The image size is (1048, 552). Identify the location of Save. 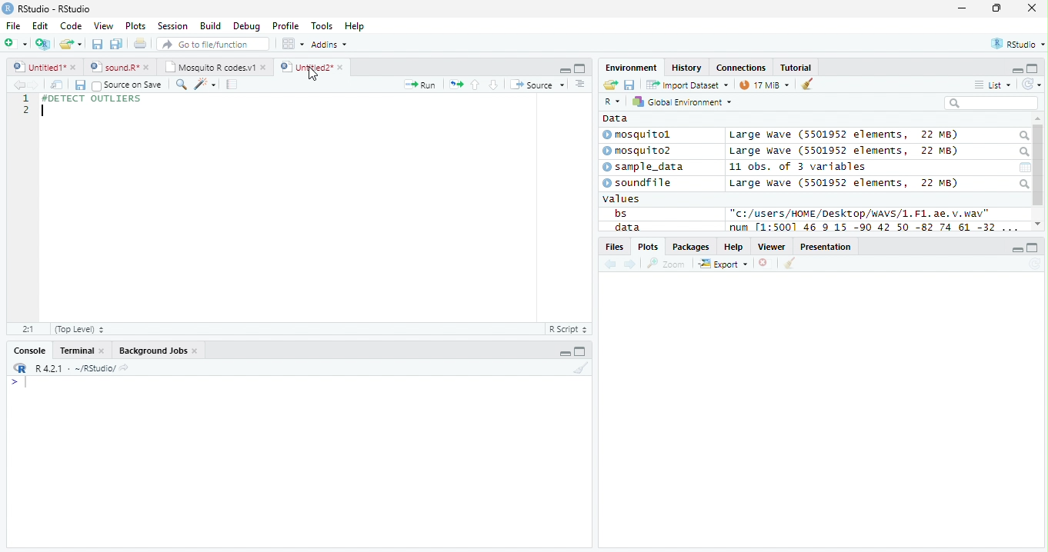
(79, 85).